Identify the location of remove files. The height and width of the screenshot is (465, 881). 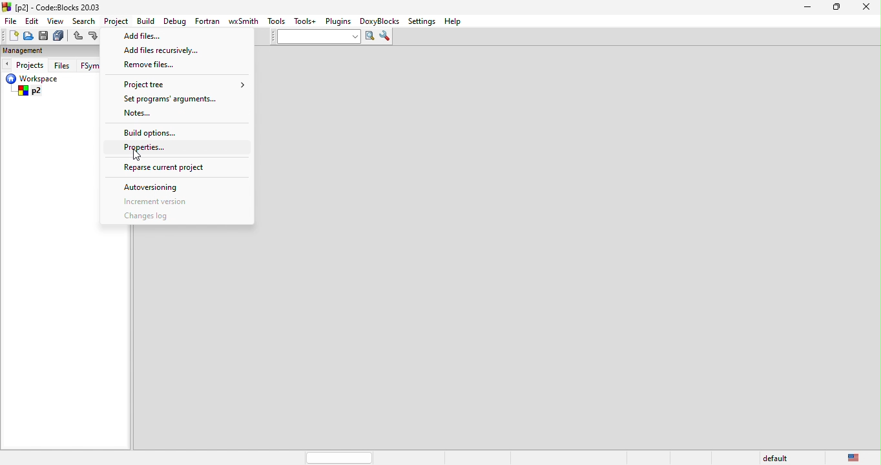
(150, 65).